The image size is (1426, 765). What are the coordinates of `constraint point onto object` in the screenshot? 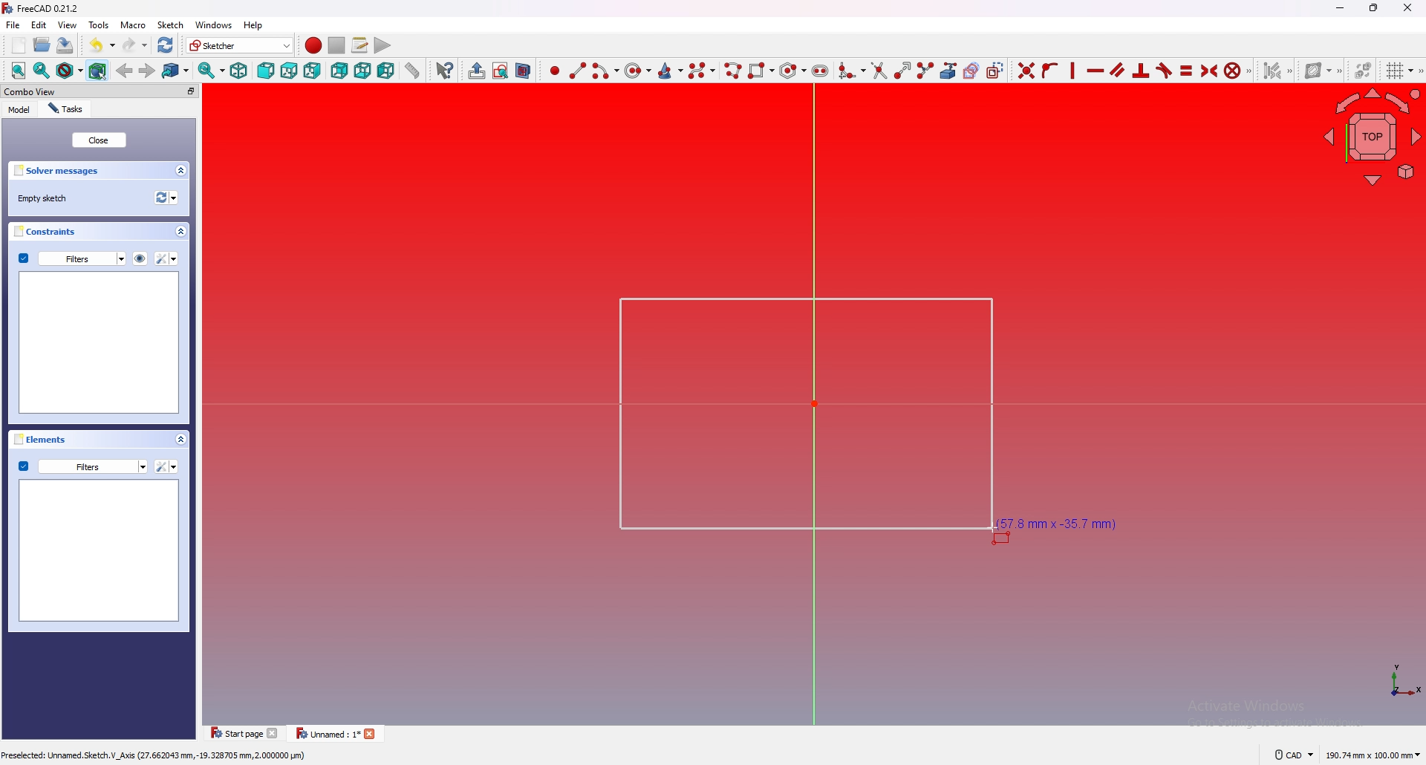 It's located at (1049, 71).